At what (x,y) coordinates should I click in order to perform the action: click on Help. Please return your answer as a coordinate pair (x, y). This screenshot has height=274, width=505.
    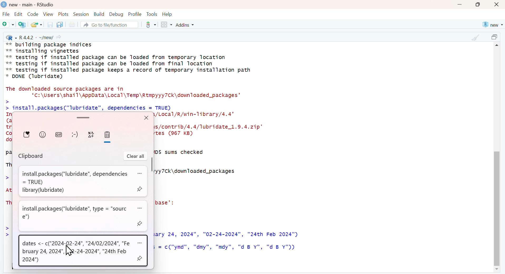
    Looking at the image, I should click on (167, 14).